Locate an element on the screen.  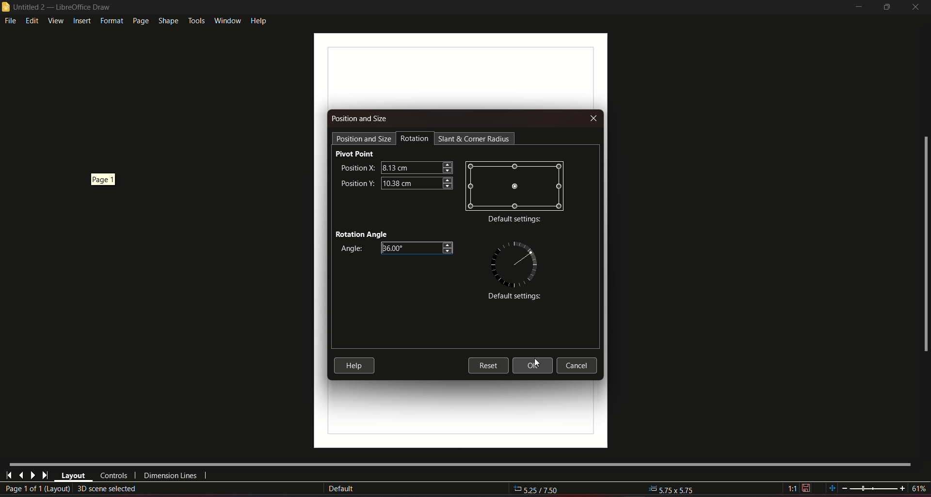
Rotation Angle is located at coordinates (362, 233).